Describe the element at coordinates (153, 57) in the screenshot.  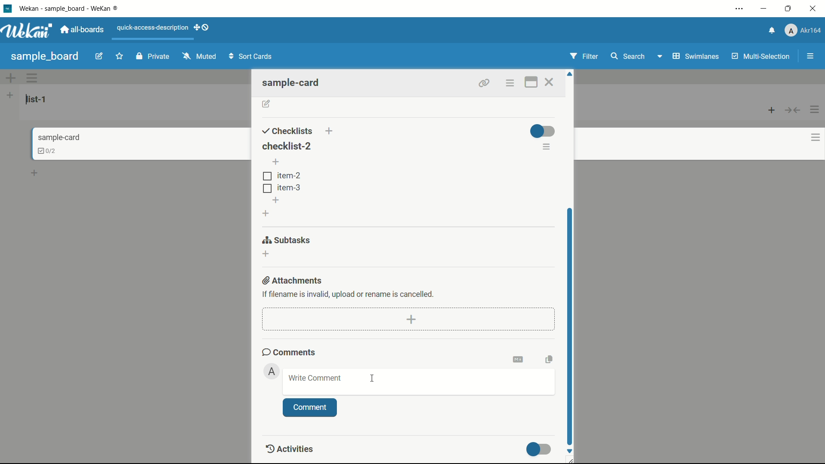
I see `private` at that location.